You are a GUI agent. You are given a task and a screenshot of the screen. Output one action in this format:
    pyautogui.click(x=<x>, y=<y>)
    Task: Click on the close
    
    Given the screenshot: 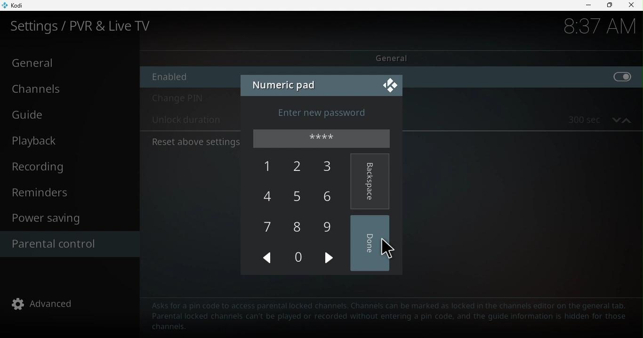 What is the action you would take?
    pyautogui.click(x=633, y=6)
    